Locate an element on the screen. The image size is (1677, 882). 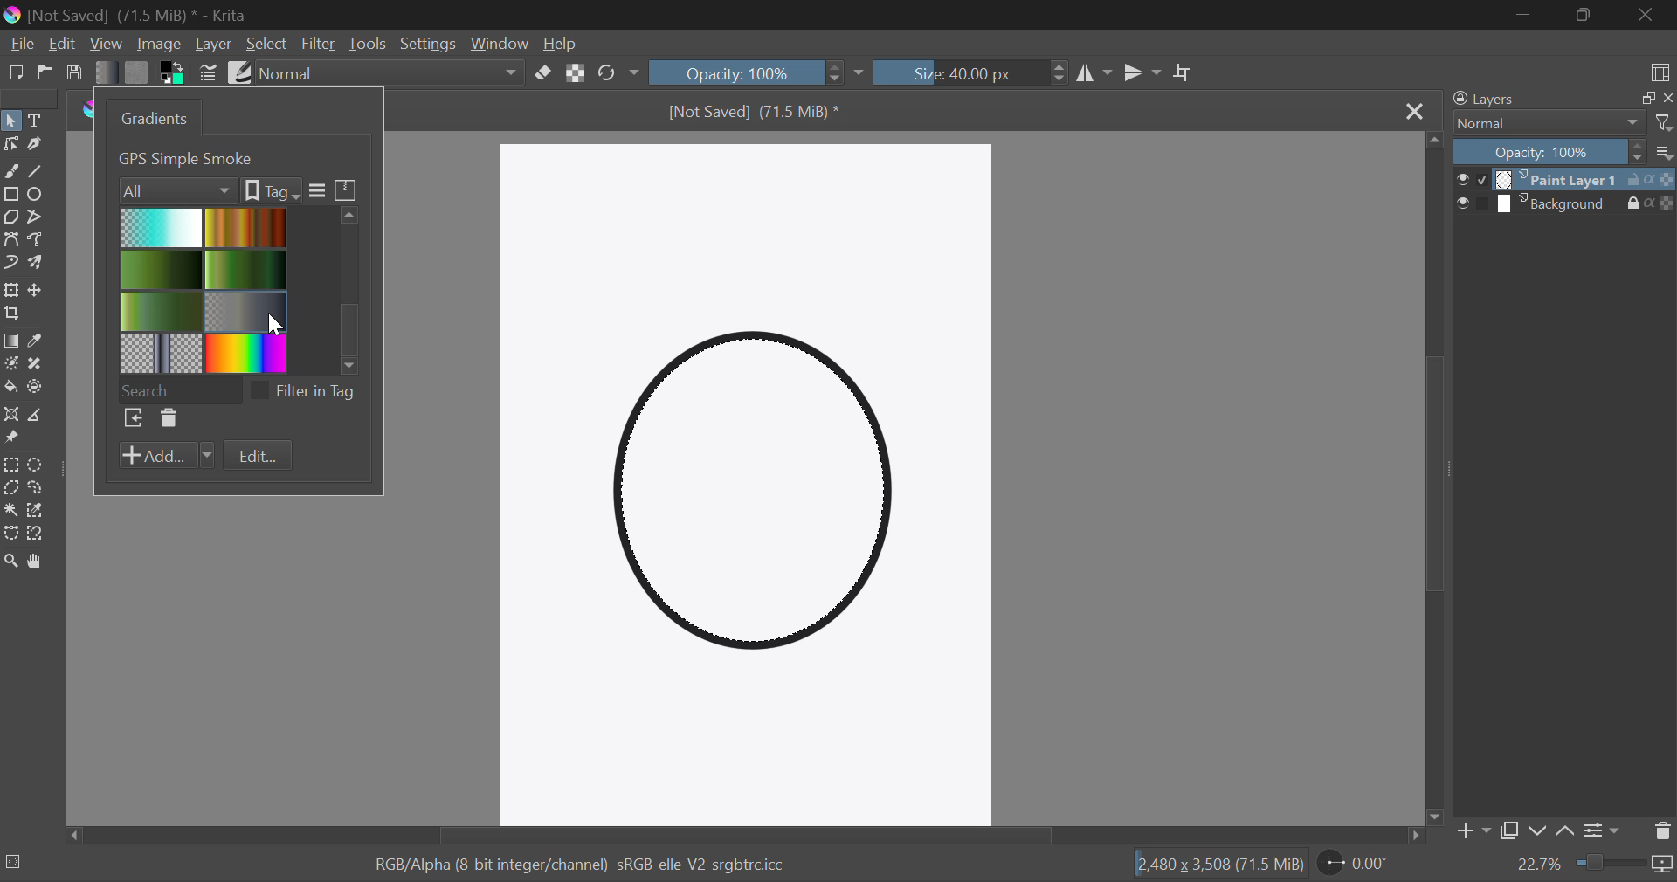
checkbox is located at coordinates (259, 391).